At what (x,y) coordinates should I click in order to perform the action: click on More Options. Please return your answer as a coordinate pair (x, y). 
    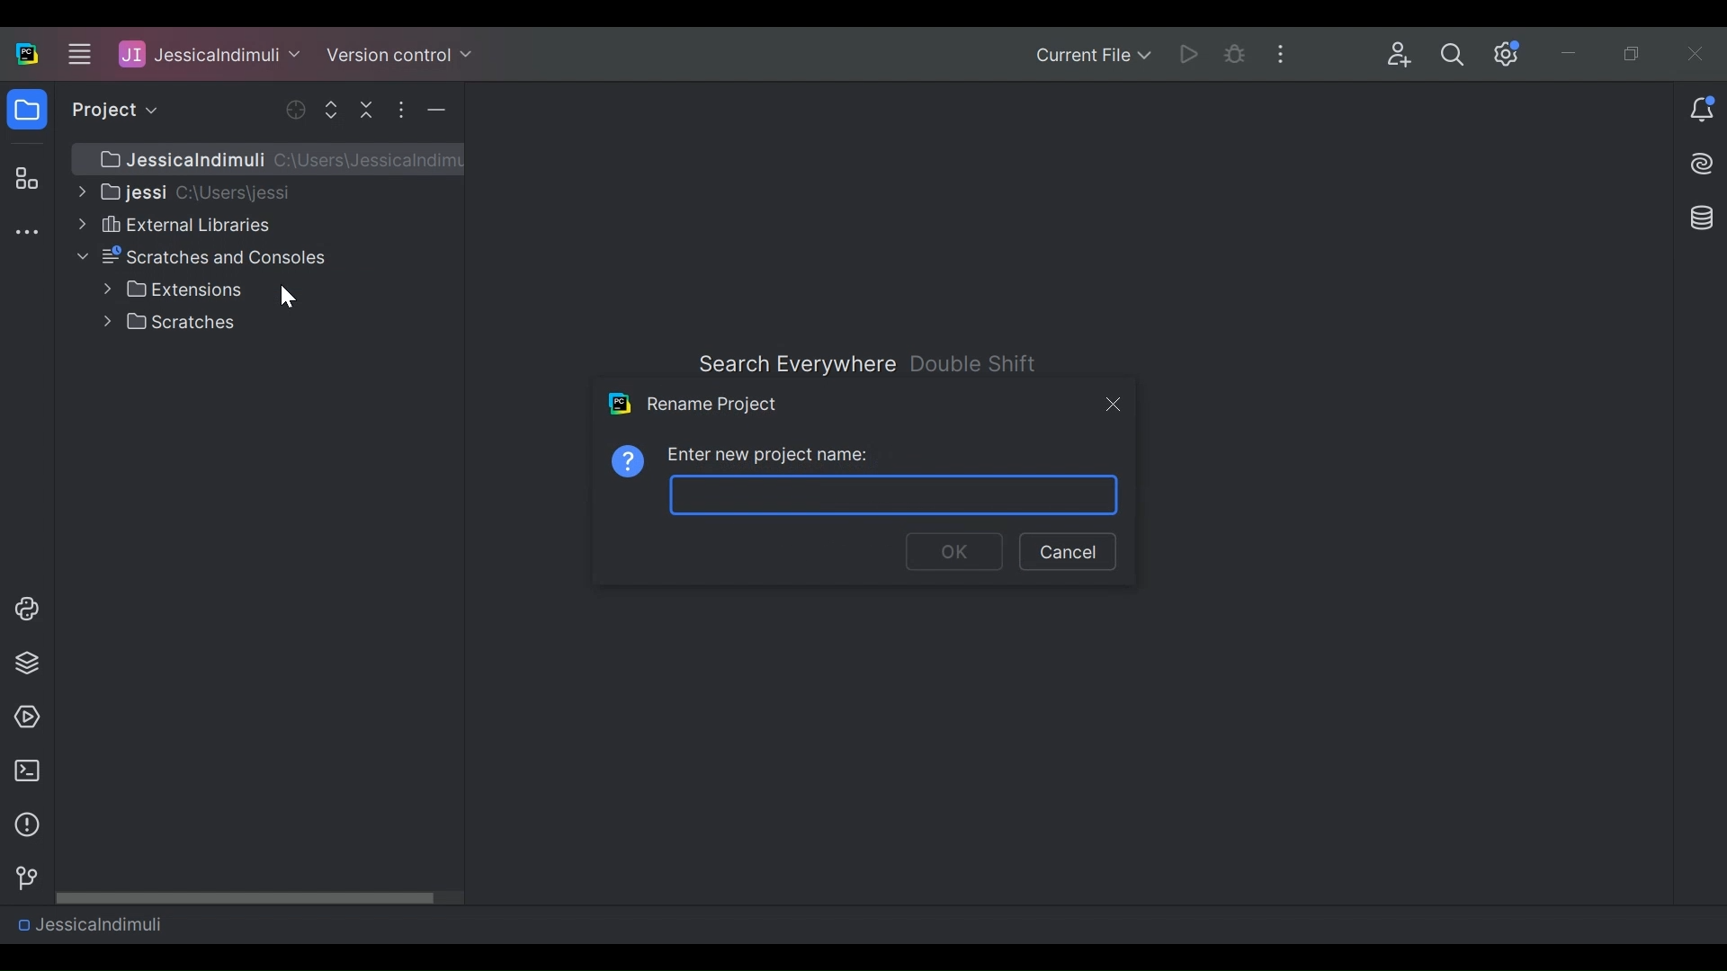
    Looking at the image, I should click on (1286, 52).